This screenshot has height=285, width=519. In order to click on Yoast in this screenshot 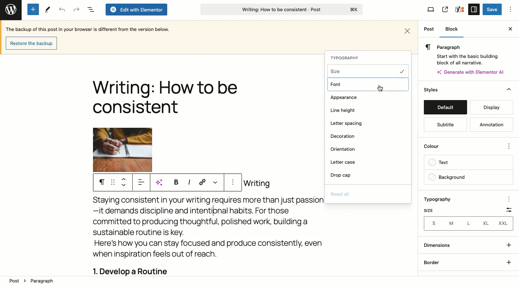, I will do `click(460, 9)`.